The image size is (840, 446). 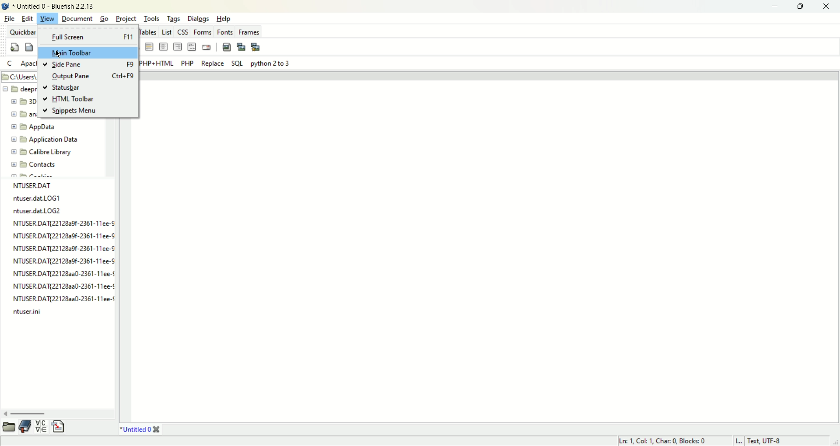 What do you see at coordinates (767, 441) in the screenshot?
I see `text, UTF-8` at bounding box center [767, 441].